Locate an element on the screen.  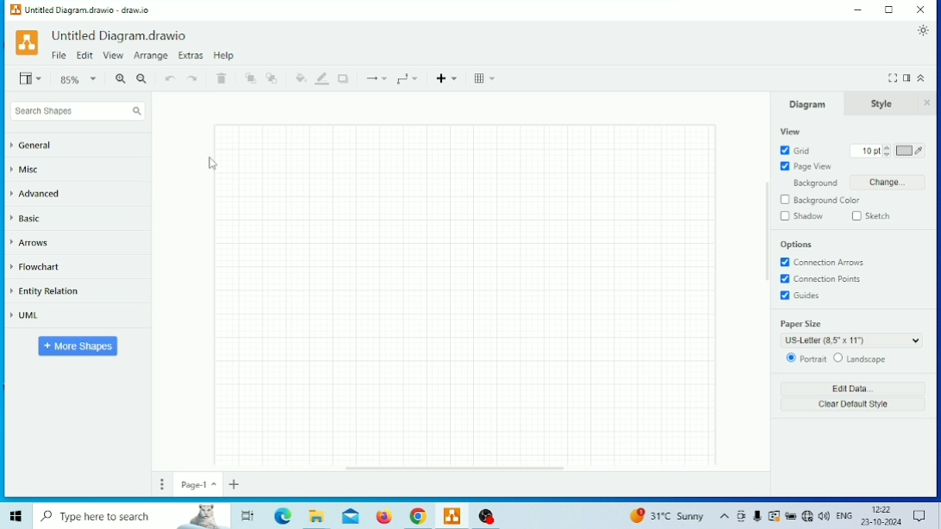
Page number is located at coordinates (198, 484).